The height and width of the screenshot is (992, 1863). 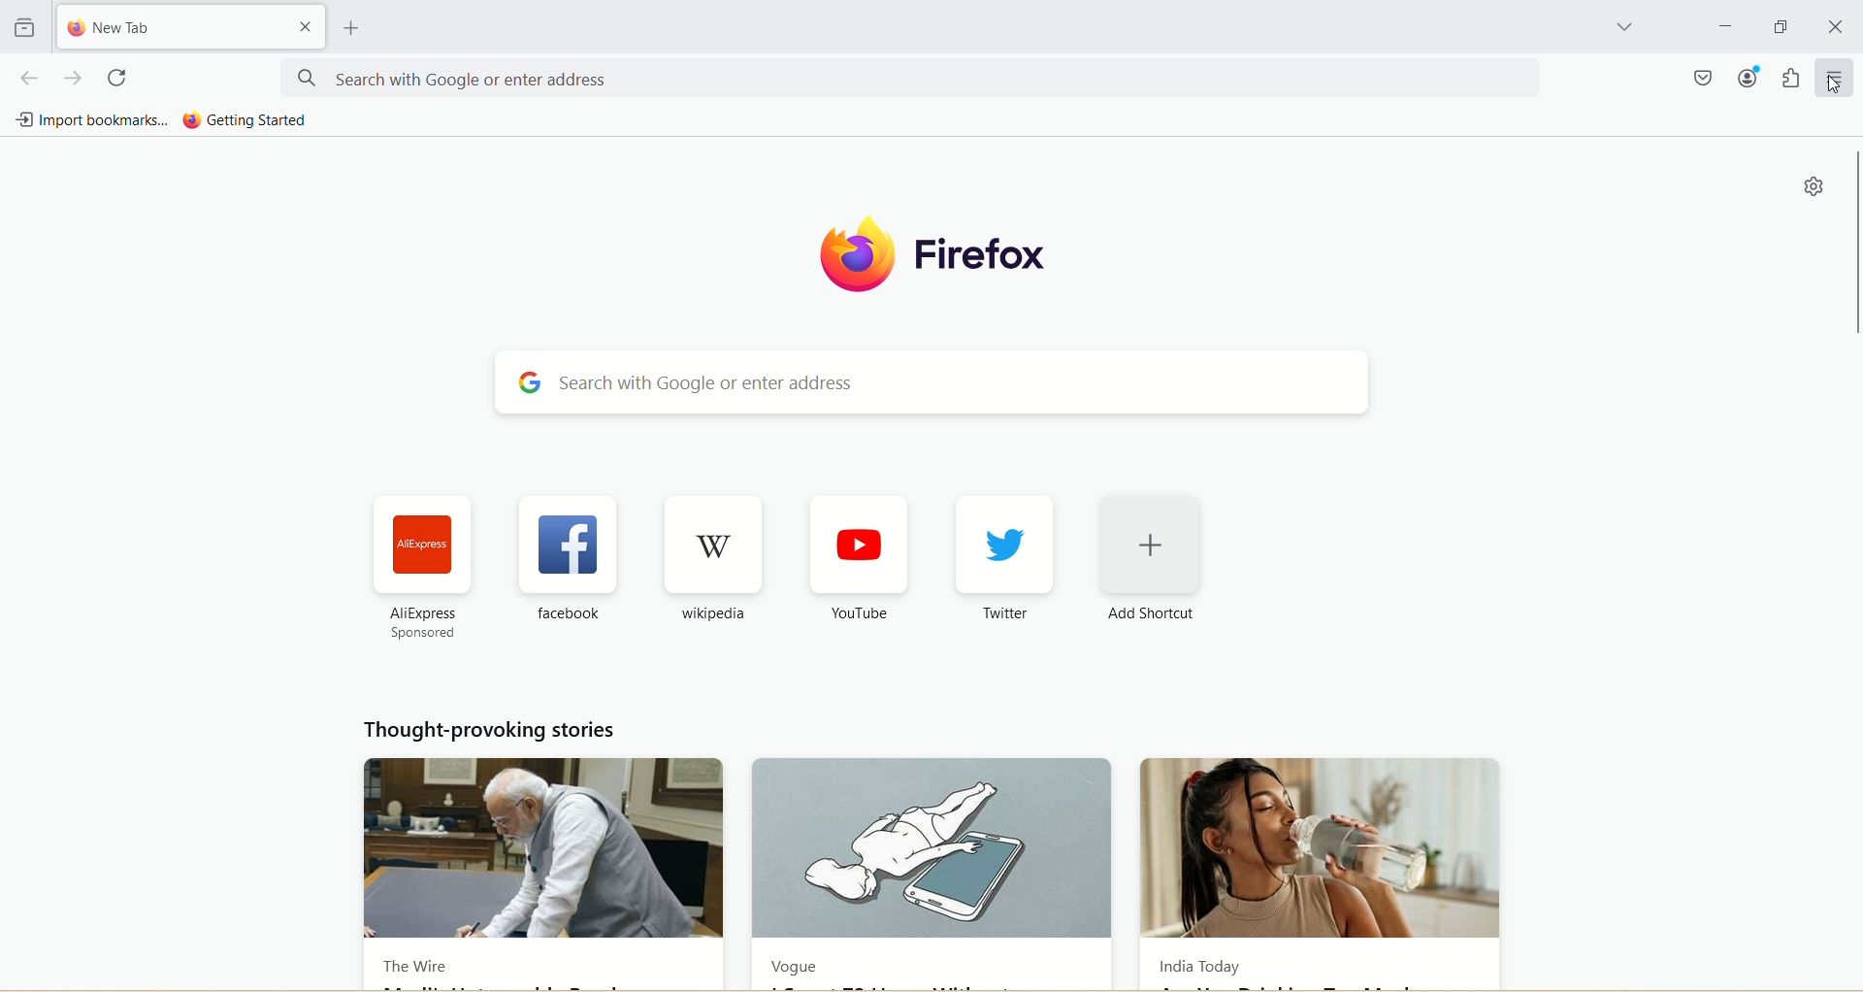 I want to click on add shortcut, so click(x=1150, y=544).